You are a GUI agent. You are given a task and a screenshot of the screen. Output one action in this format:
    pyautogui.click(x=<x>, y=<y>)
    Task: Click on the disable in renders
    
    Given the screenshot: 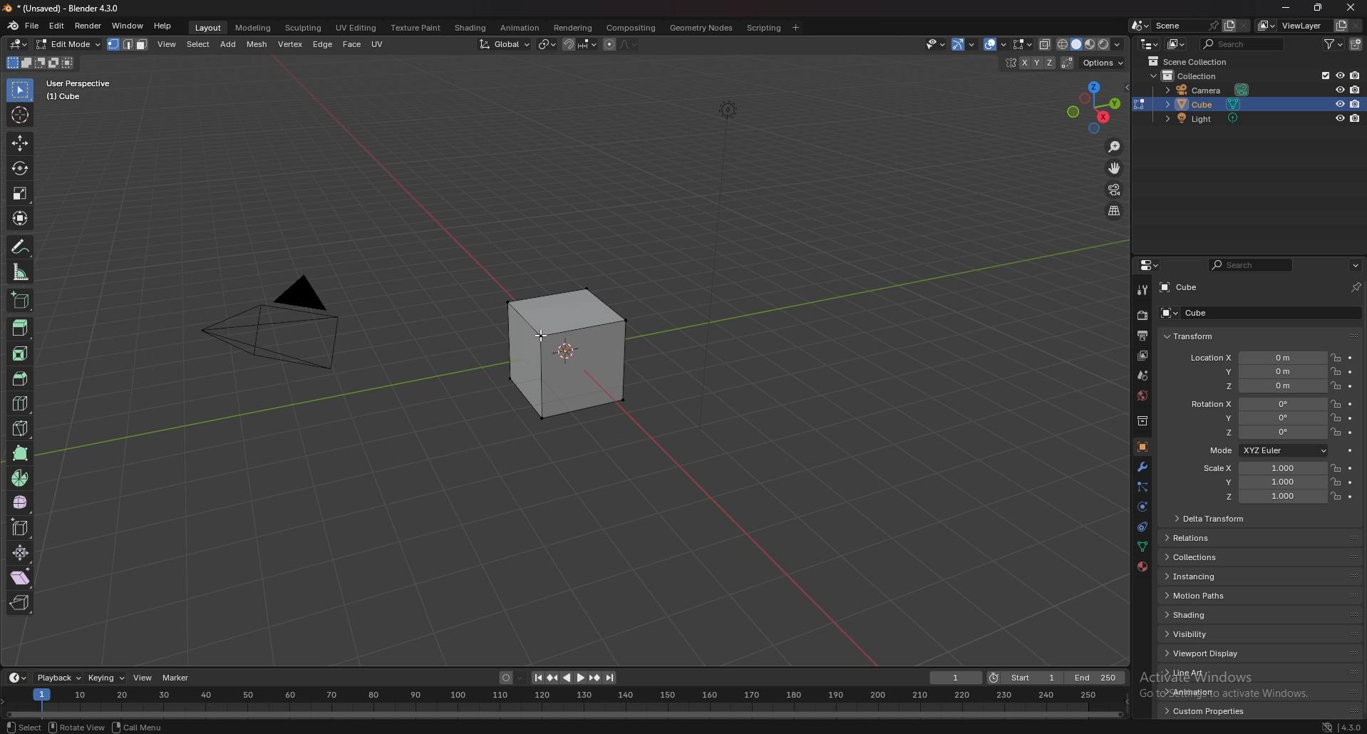 What is the action you would take?
    pyautogui.click(x=1356, y=76)
    